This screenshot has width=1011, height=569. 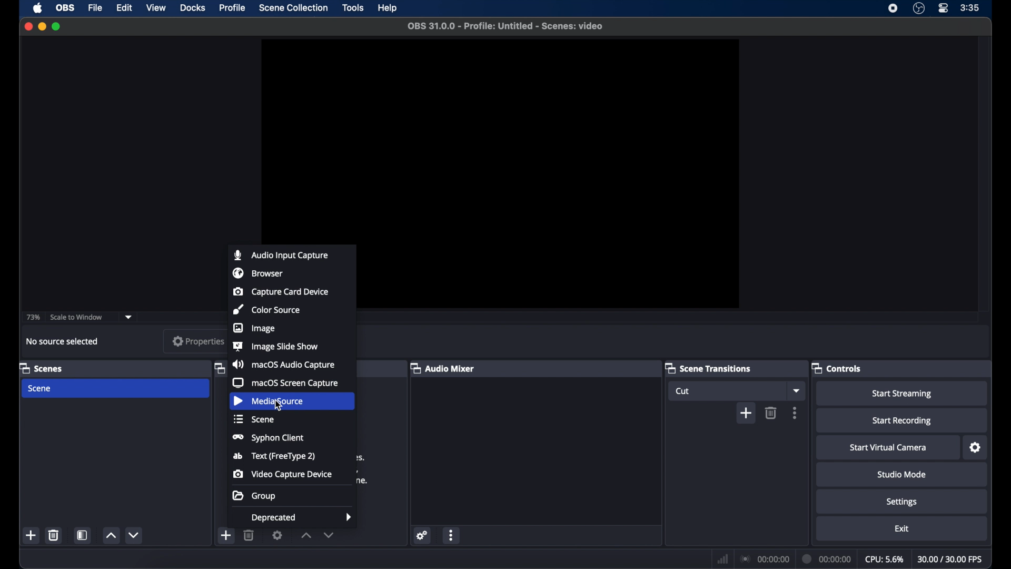 What do you see at coordinates (975, 447) in the screenshot?
I see `settings` at bounding box center [975, 447].